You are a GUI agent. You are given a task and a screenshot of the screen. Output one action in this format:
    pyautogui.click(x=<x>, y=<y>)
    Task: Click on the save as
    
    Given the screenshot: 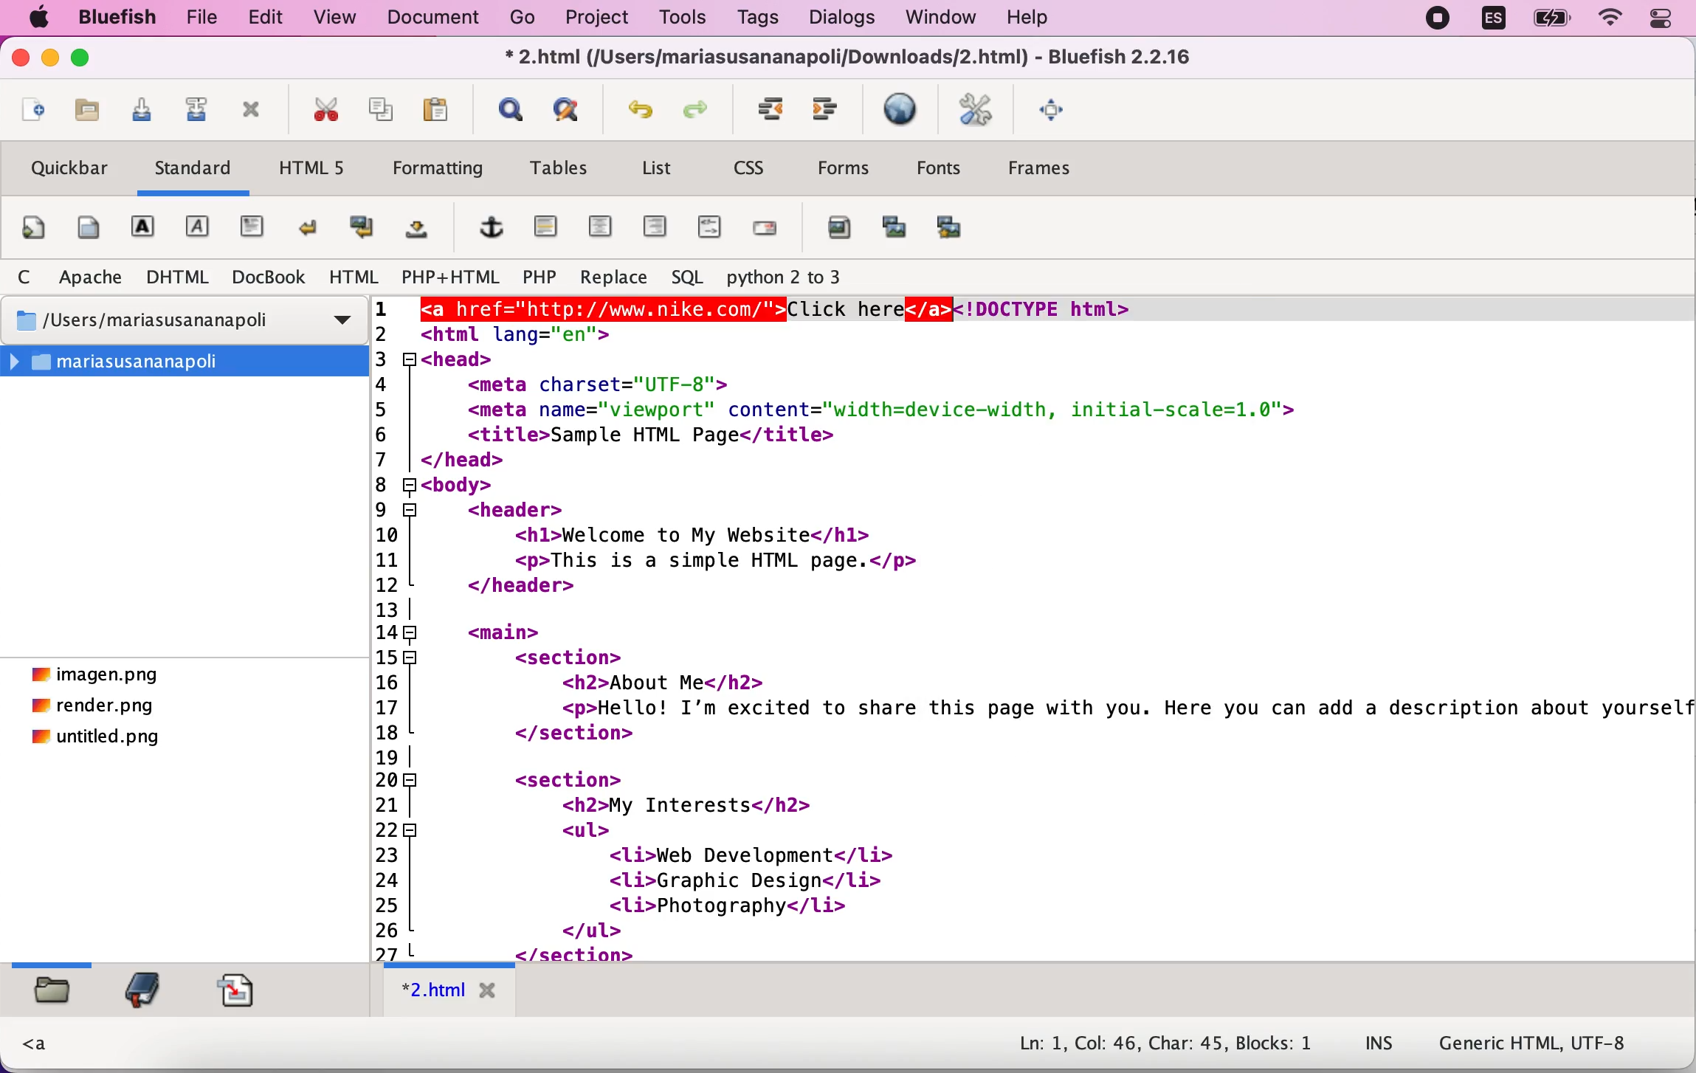 What is the action you would take?
    pyautogui.click(x=198, y=108)
    